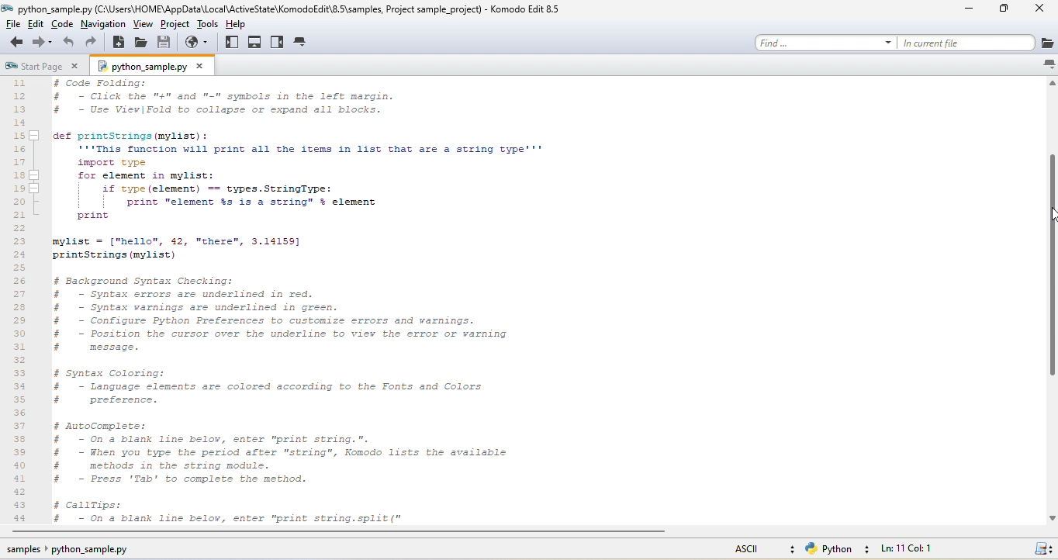 This screenshot has height=560, width=1058. What do you see at coordinates (1046, 550) in the screenshot?
I see `icon` at bounding box center [1046, 550].